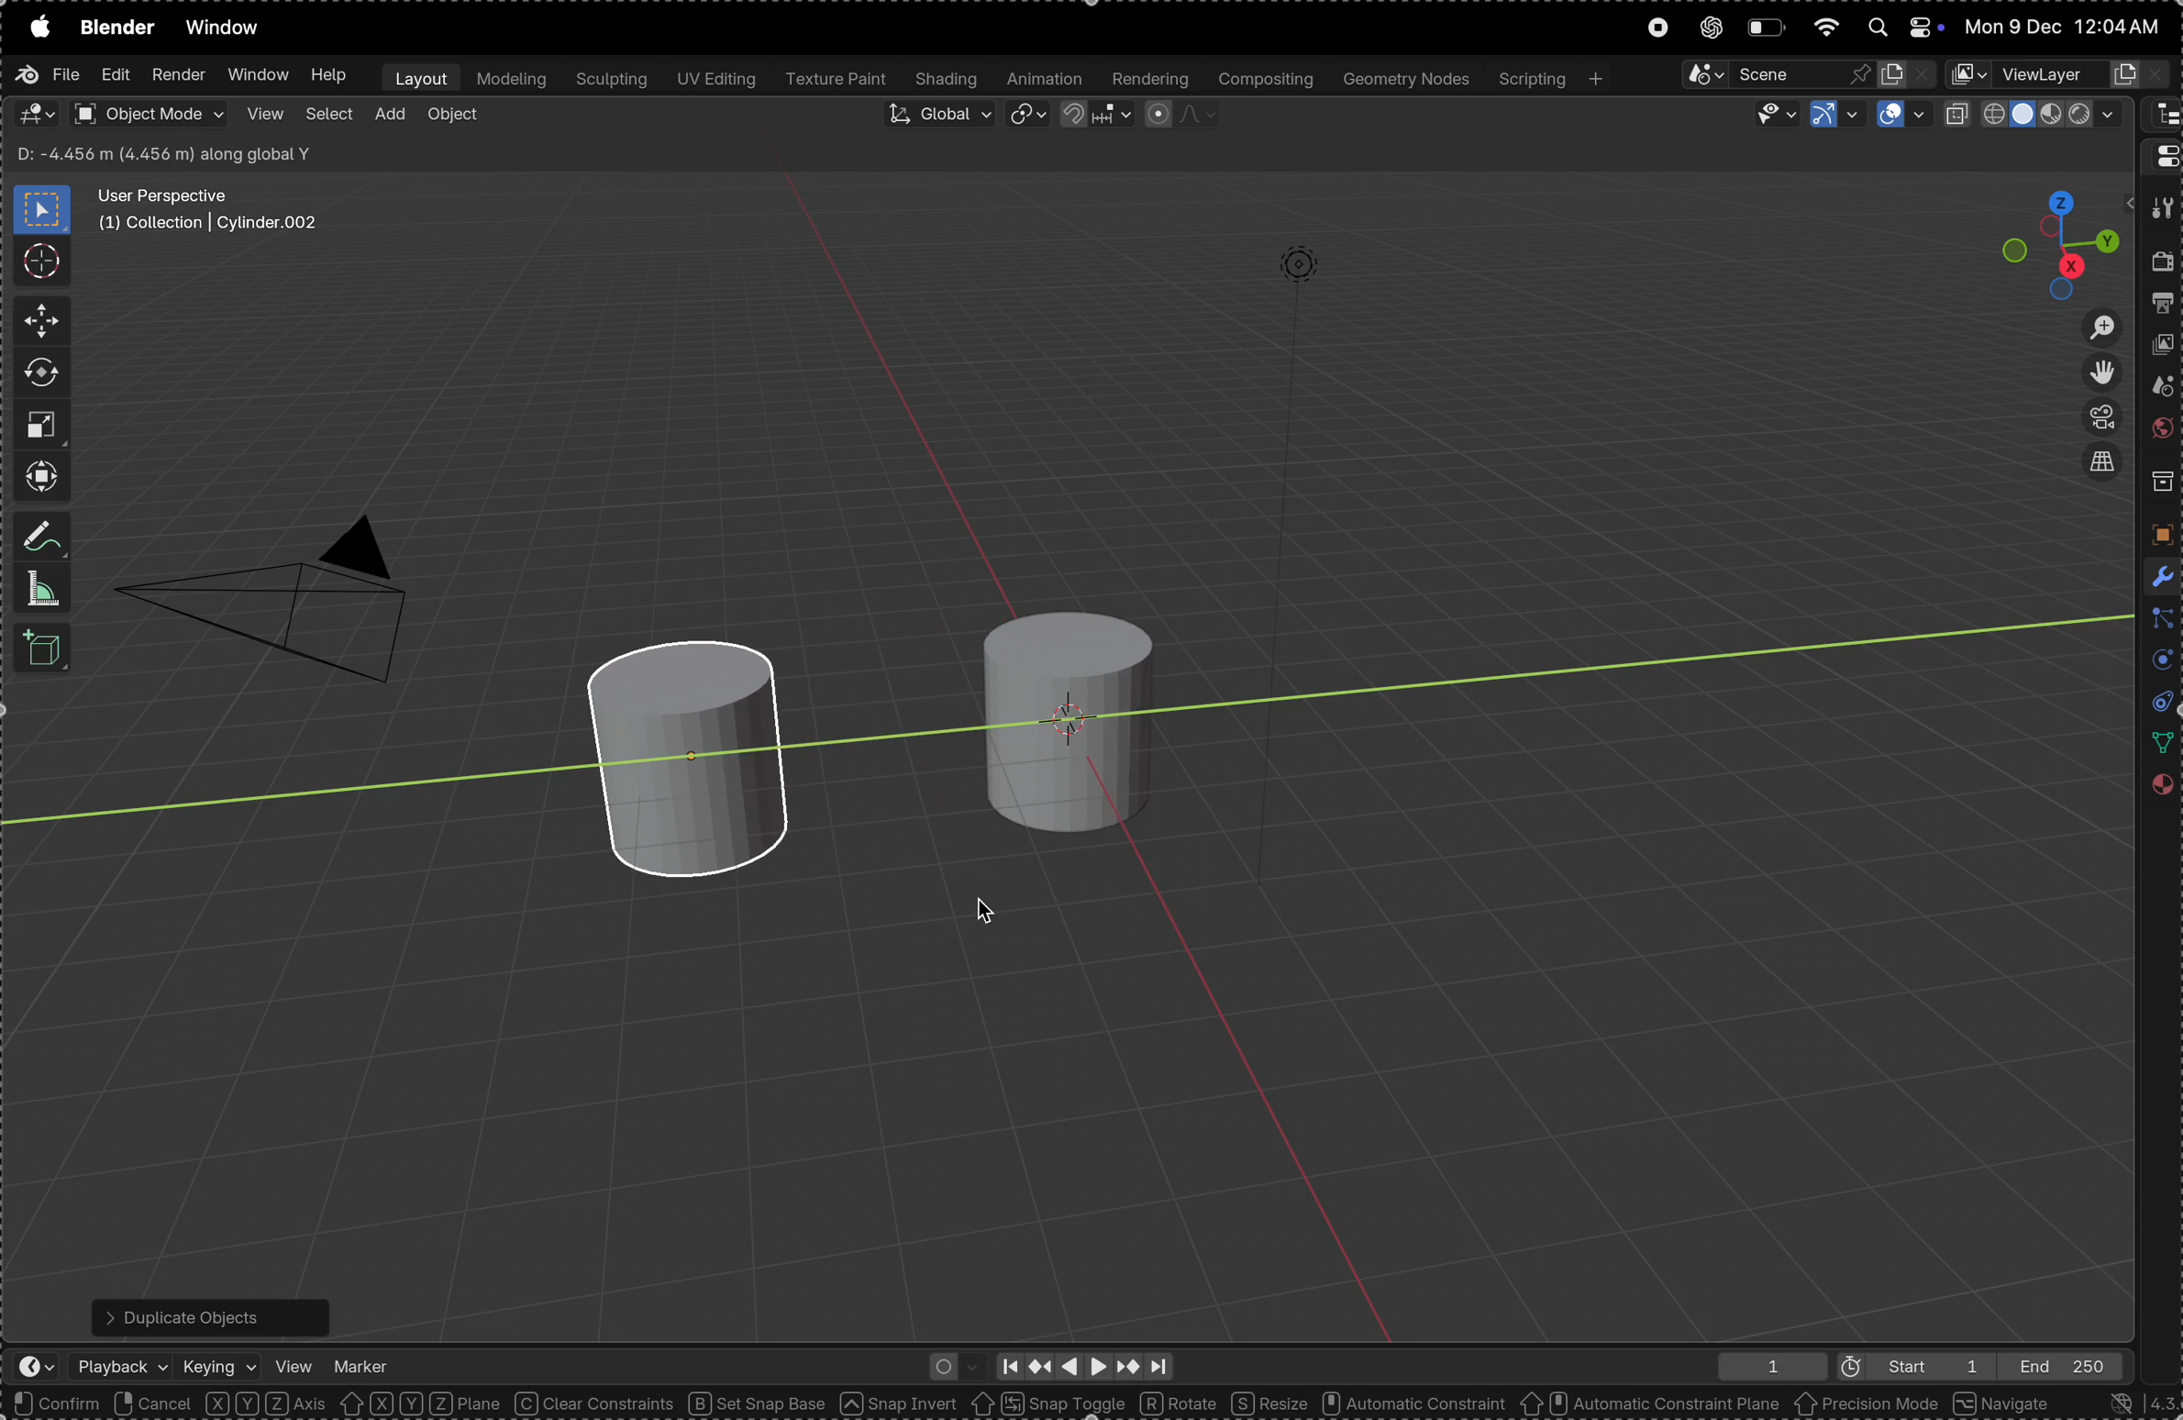  Describe the element at coordinates (950, 1364) in the screenshot. I see `auto keying` at that location.